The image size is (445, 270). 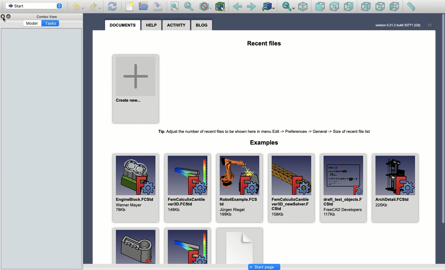 I want to click on Bottom, so click(x=380, y=7).